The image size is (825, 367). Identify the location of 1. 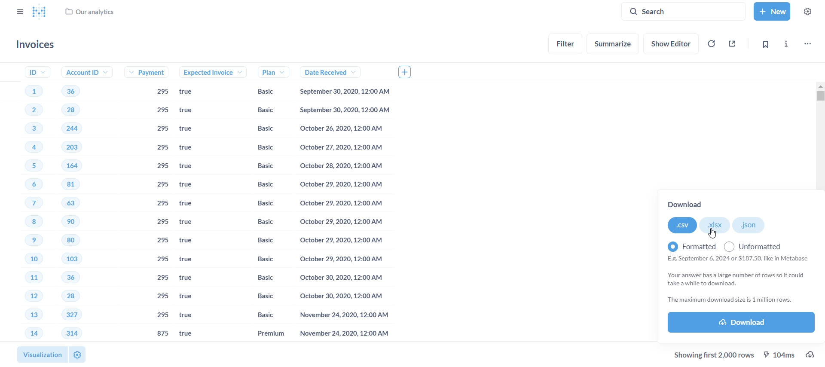
(32, 90).